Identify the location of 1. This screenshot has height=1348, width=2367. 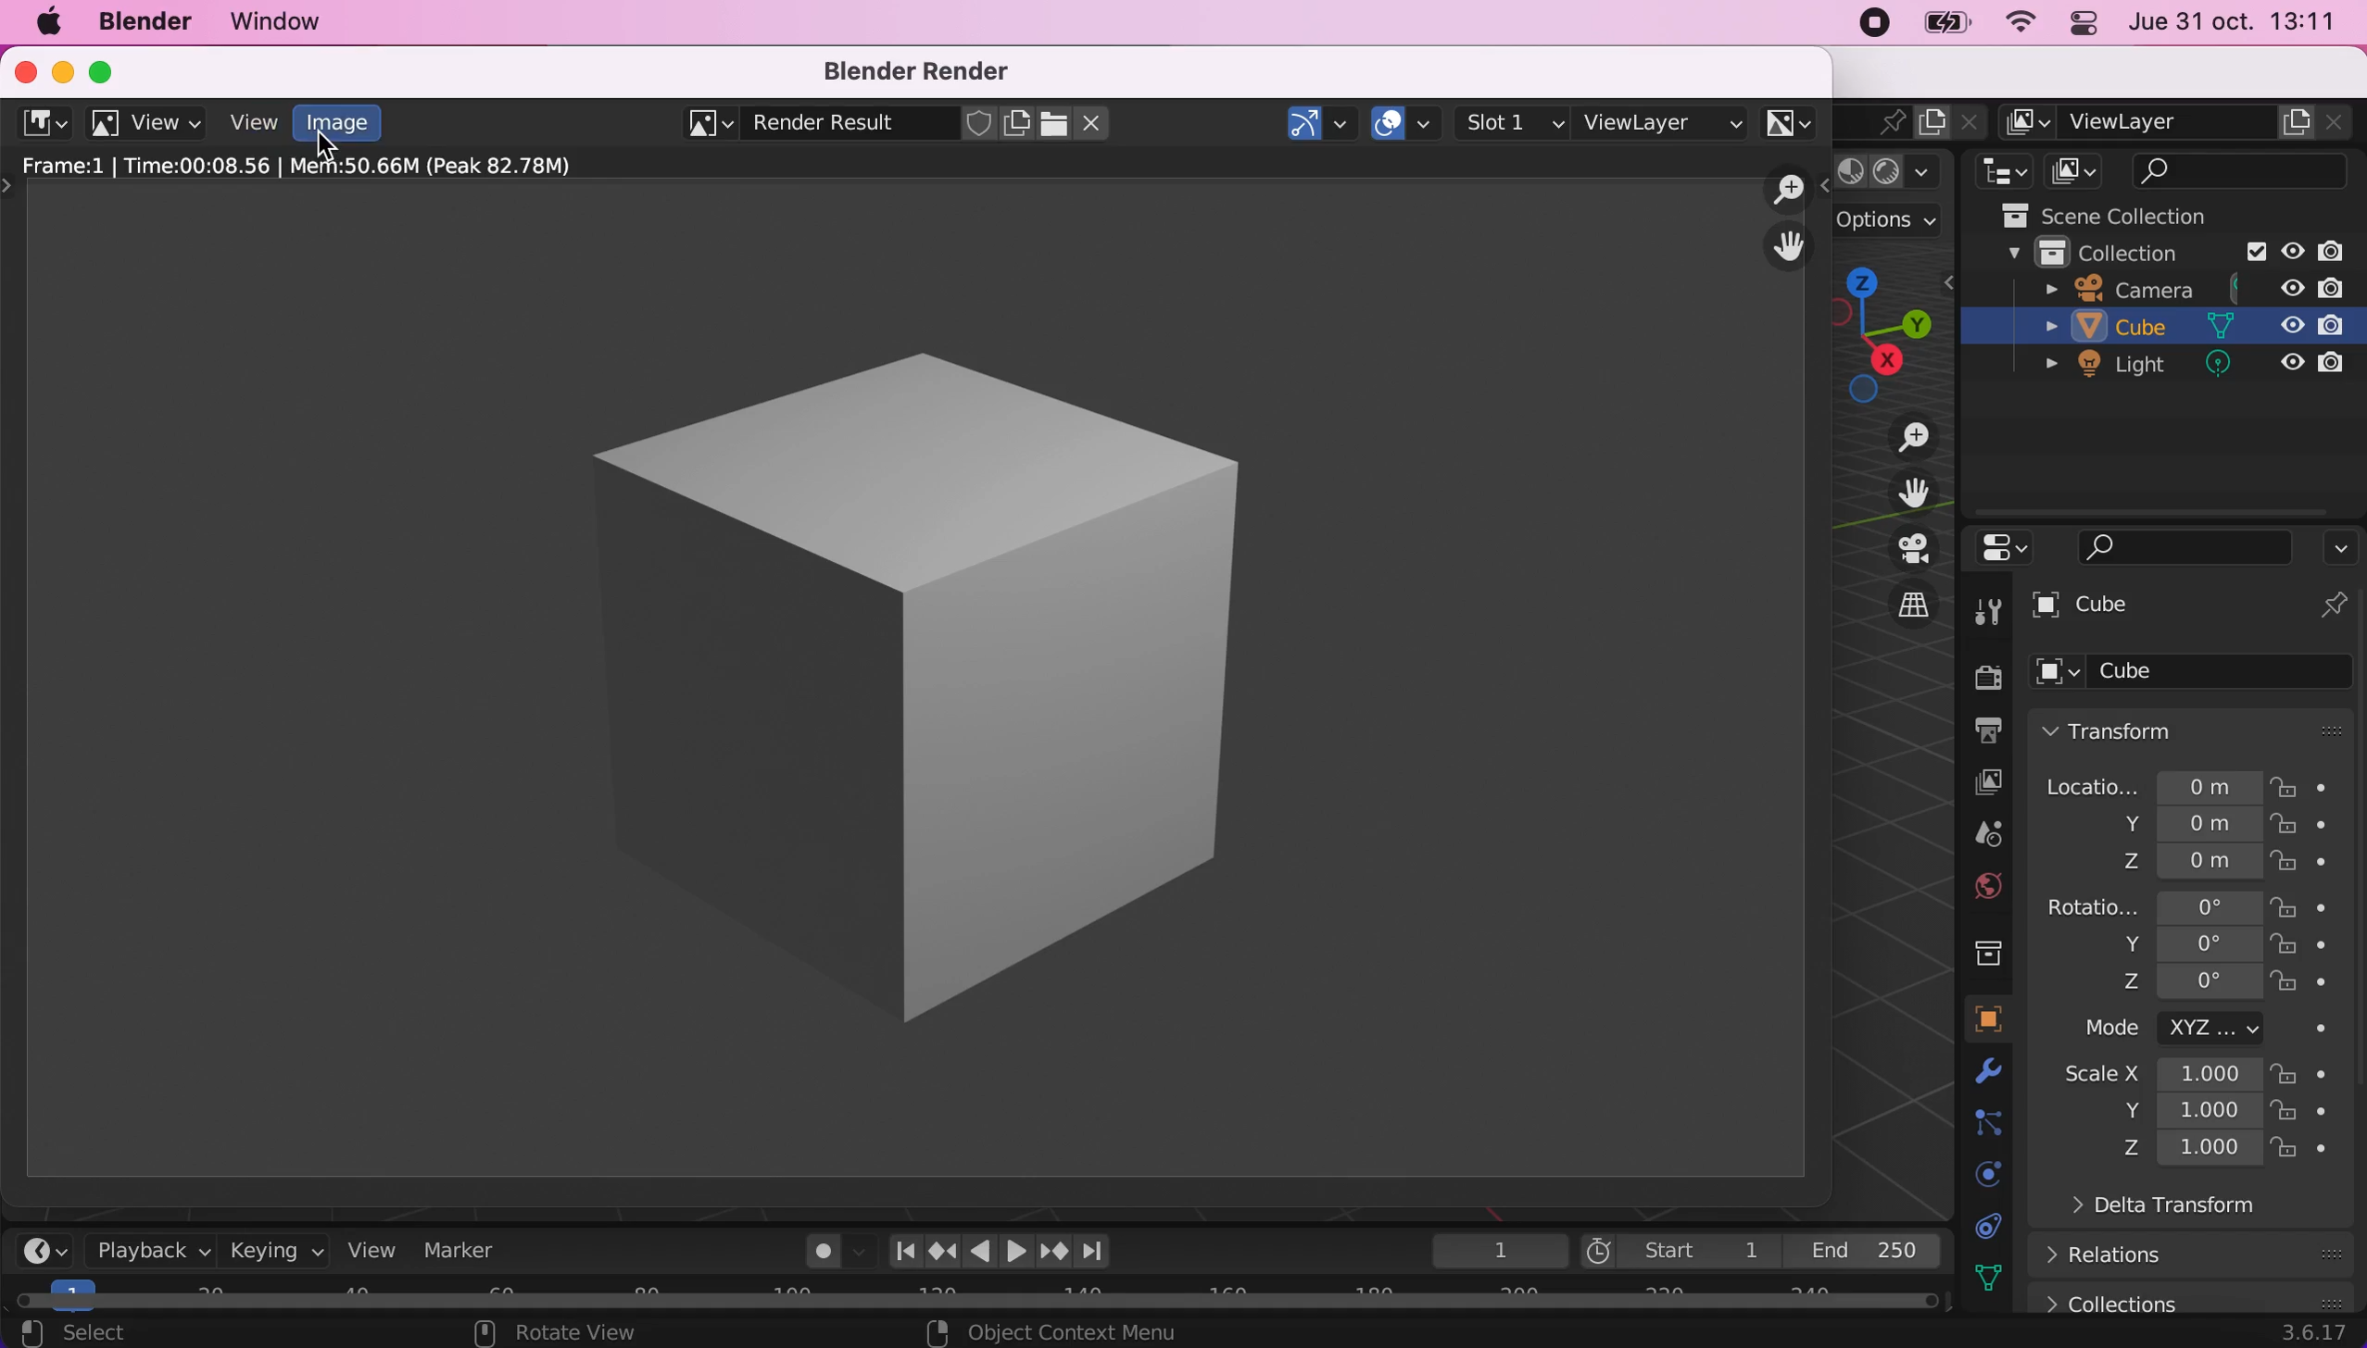
(1490, 1250).